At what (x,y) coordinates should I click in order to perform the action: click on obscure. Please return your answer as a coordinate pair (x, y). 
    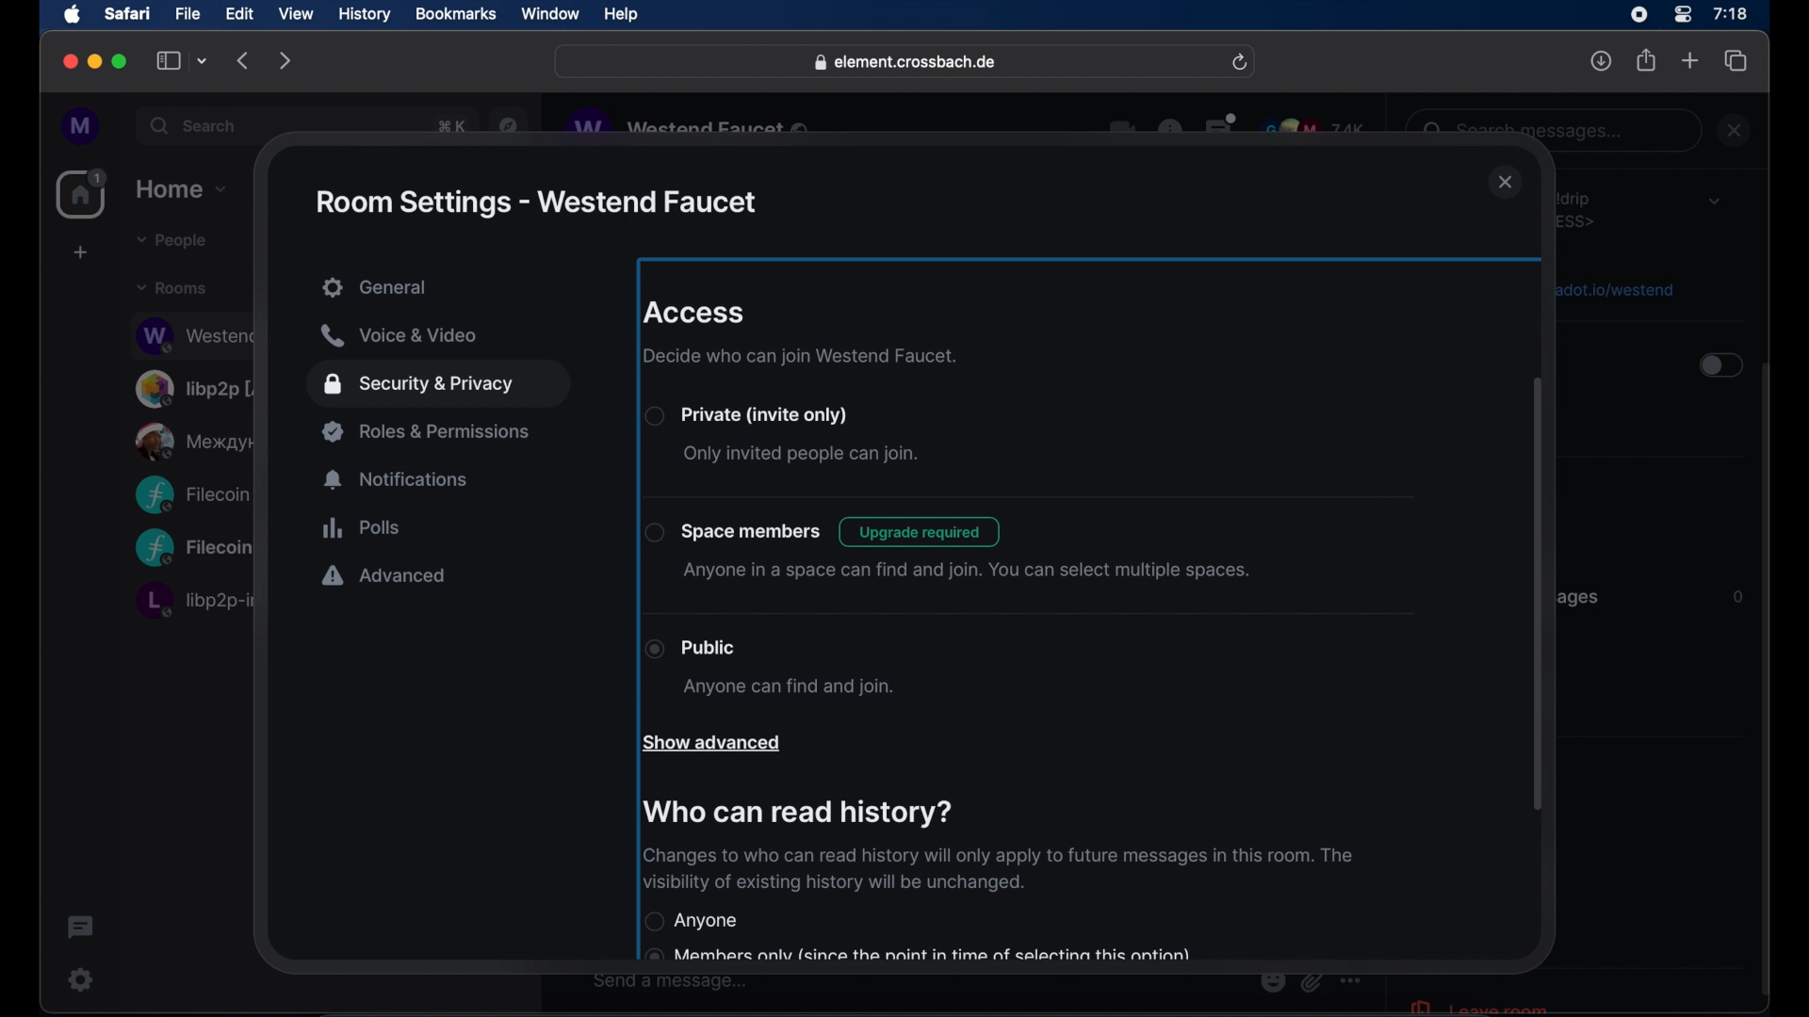
    Looking at the image, I should click on (1577, 597).